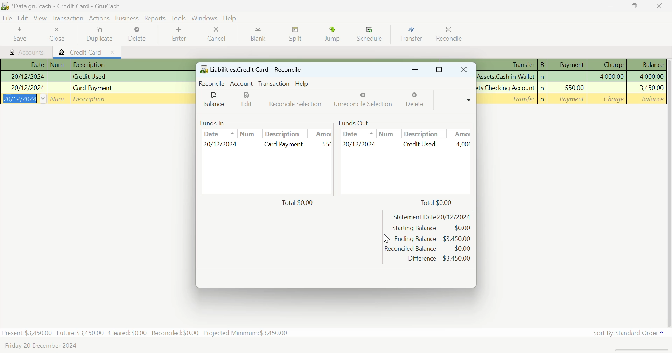 The height and width of the screenshot is (353, 672). Describe the element at coordinates (22, 19) in the screenshot. I see `Edit` at that location.